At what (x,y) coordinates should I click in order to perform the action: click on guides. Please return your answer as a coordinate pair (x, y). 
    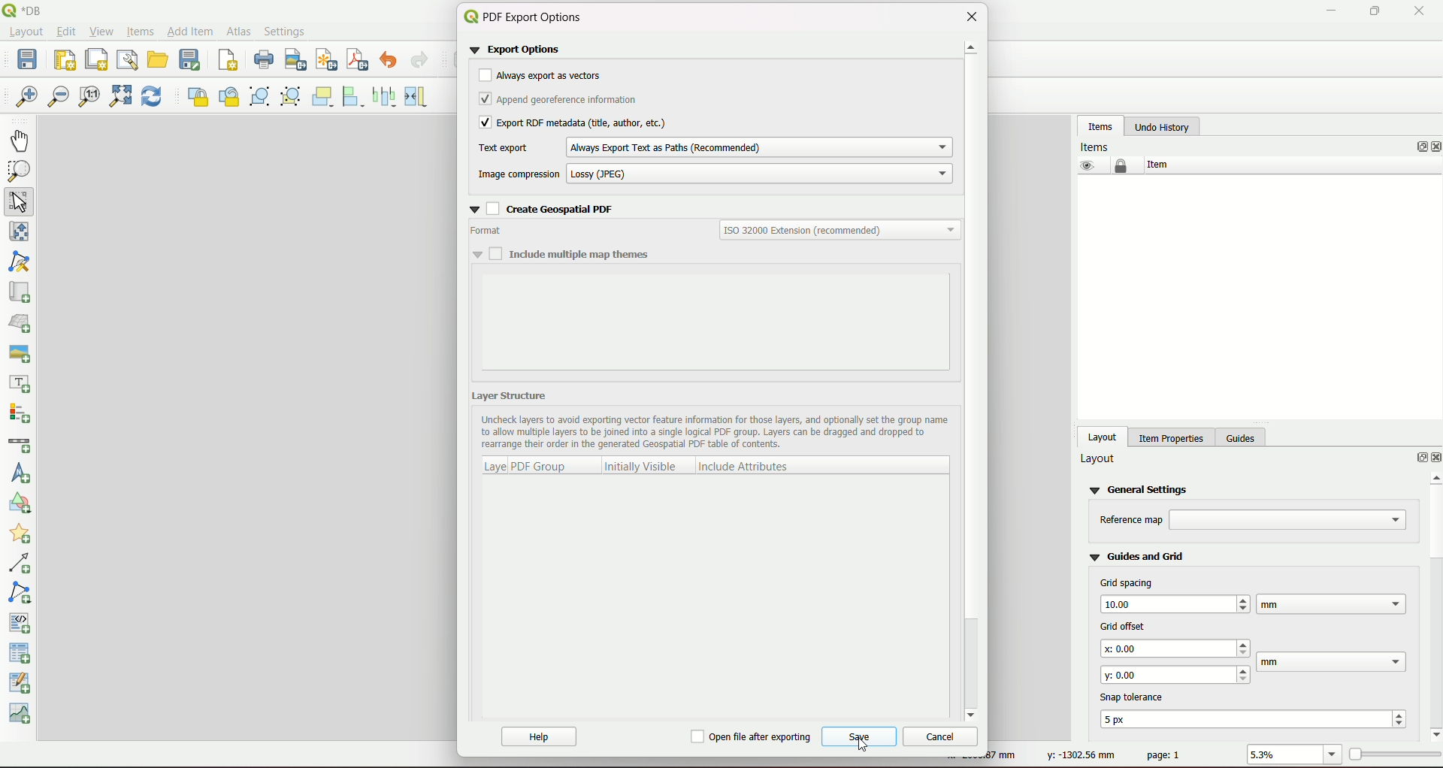
    Looking at the image, I should click on (1243, 436).